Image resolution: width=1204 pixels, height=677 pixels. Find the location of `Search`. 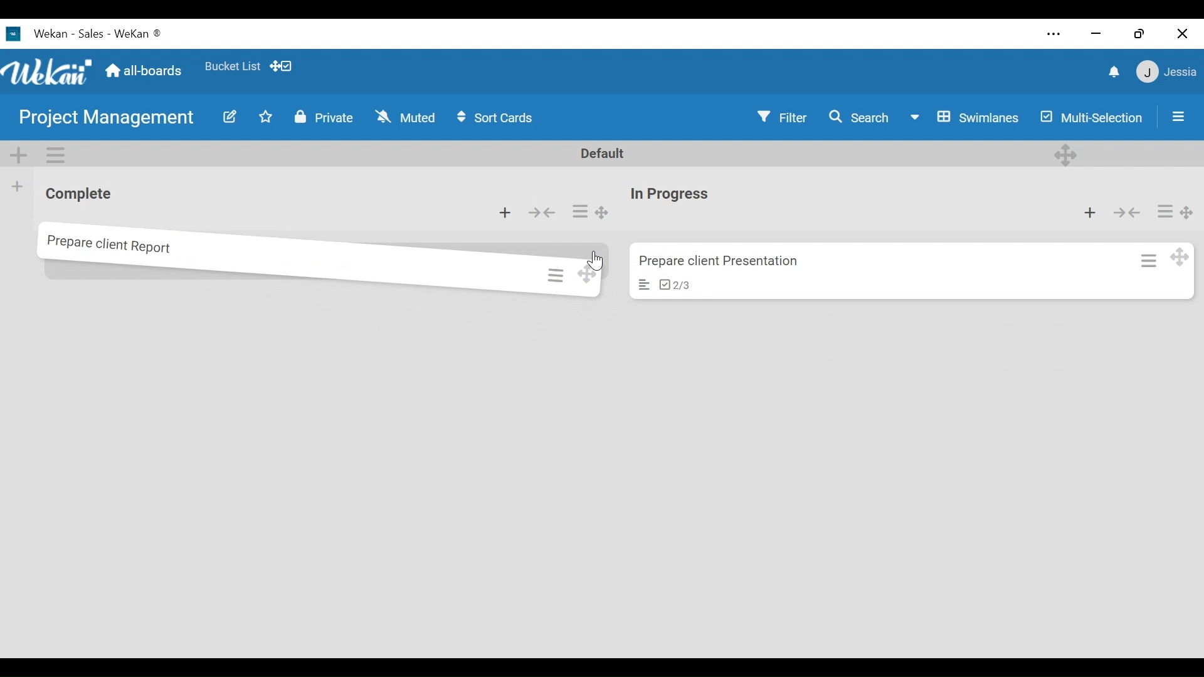

Search is located at coordinates (861, 118).